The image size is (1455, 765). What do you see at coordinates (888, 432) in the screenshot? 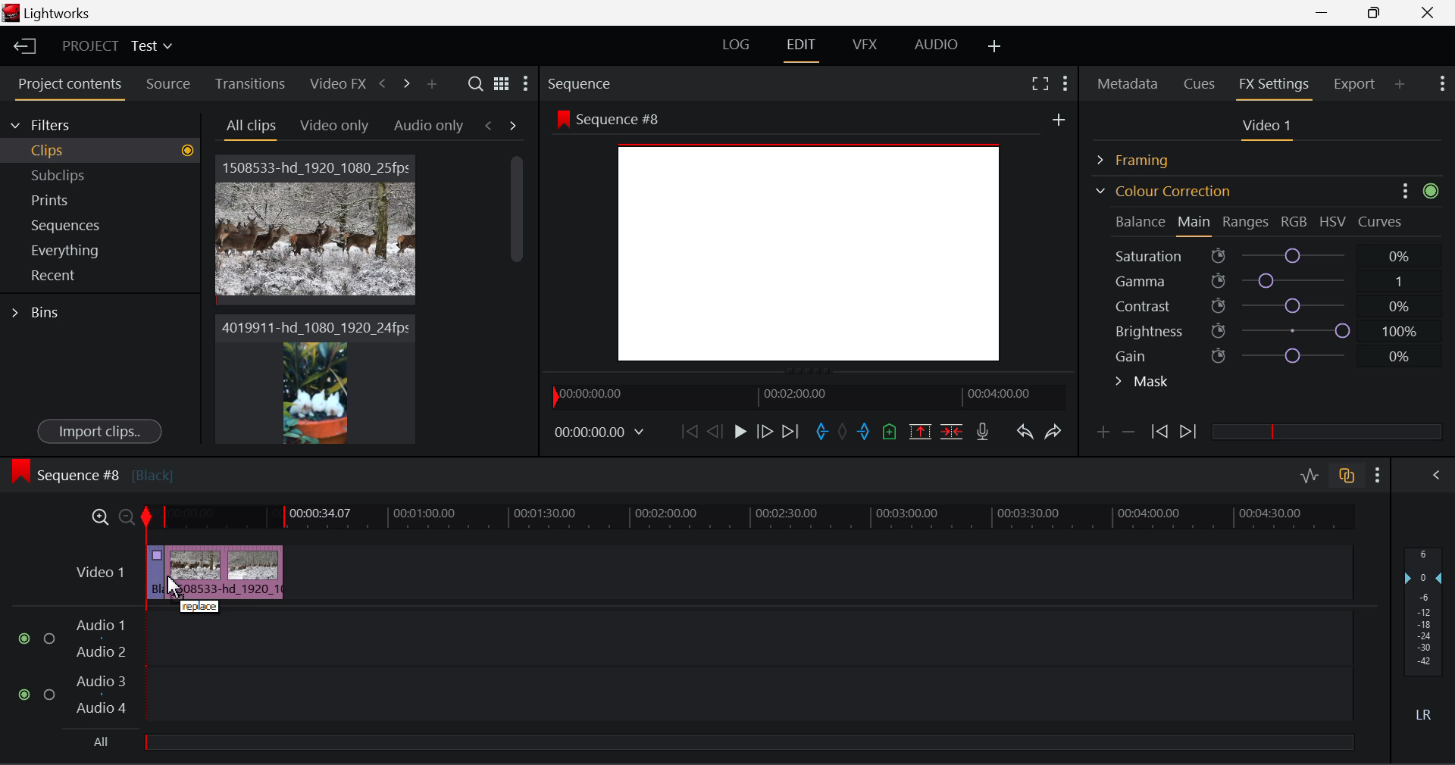
I see `Mark Cue` at bounding box center [888, 432].